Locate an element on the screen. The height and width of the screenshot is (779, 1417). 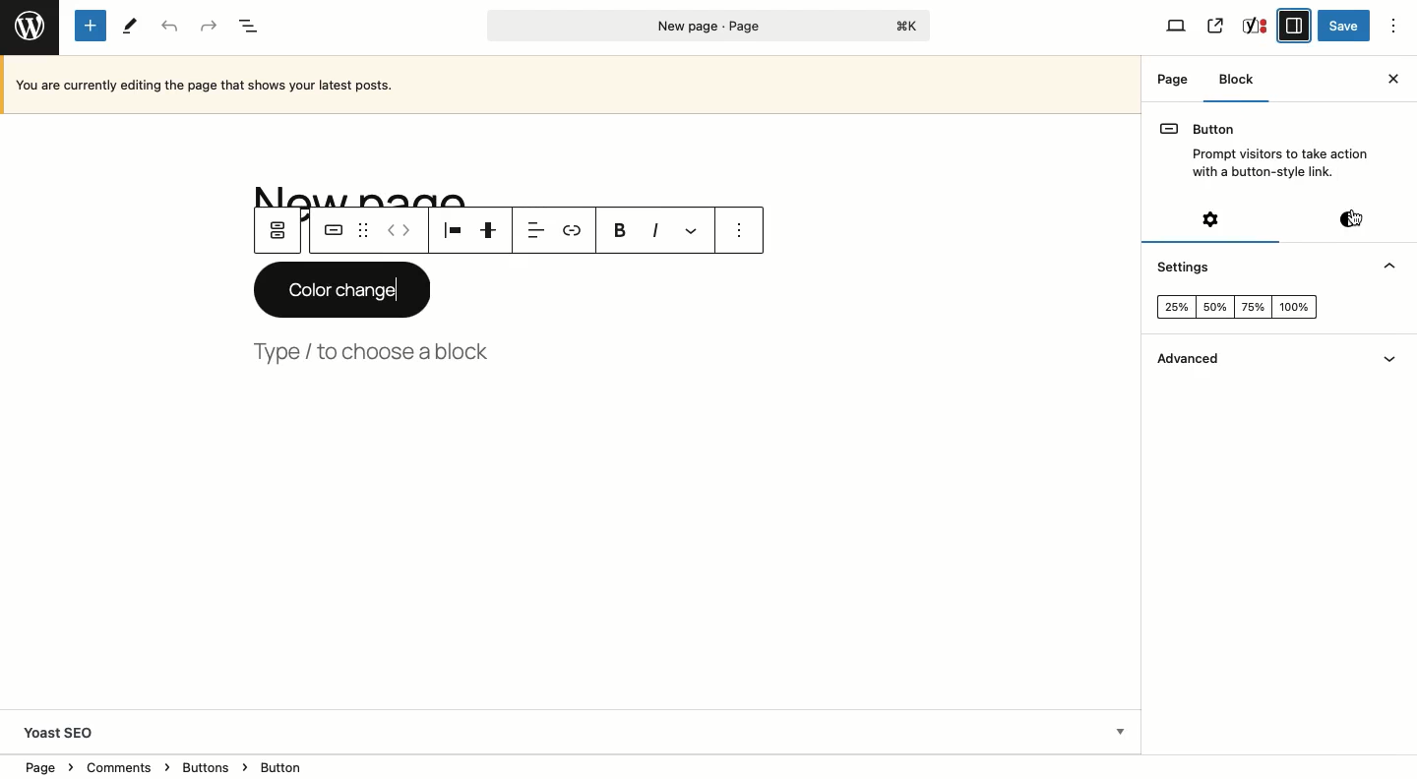
Button is located at coordinates (331, 230).